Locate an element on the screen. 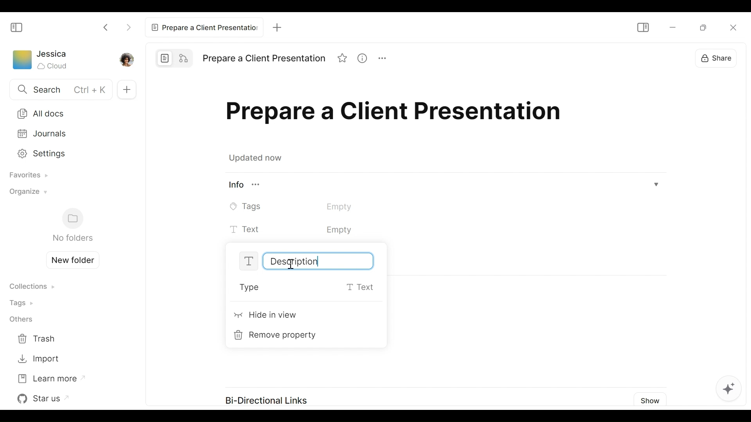 Image resolution: width=751 pixels, height=422 pixels. Cloud is located at coordinates (53, 66).